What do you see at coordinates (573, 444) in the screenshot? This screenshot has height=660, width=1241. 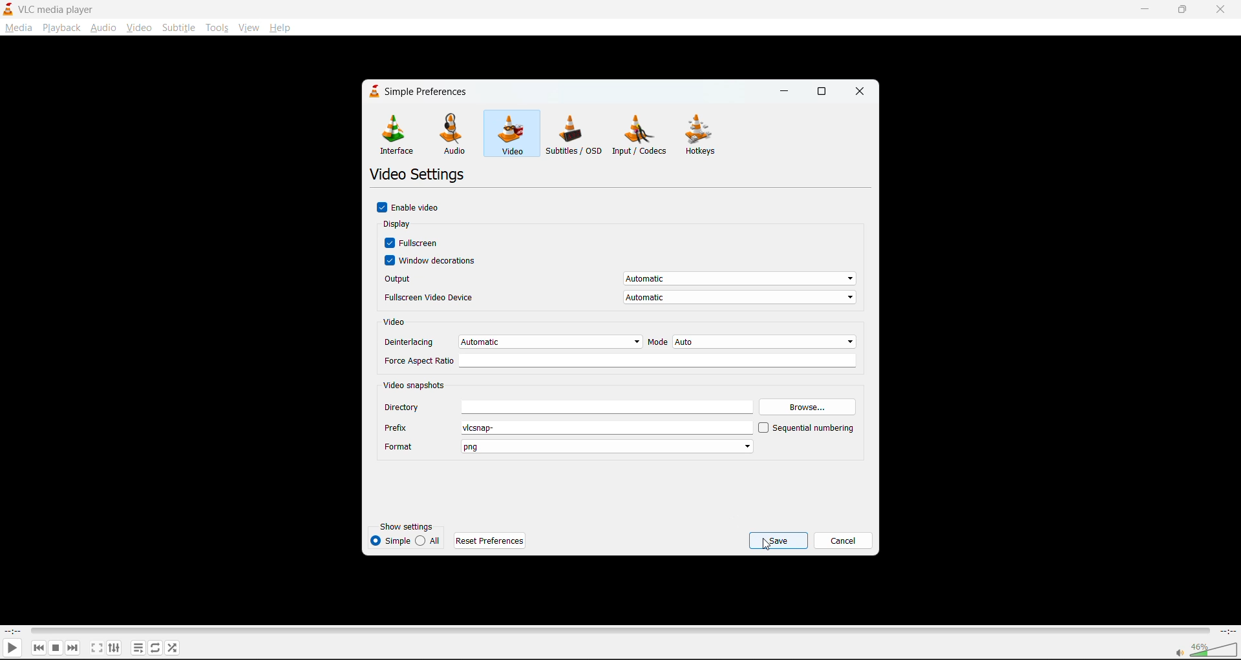 I see `fromat` at bounding box center [573, 444].